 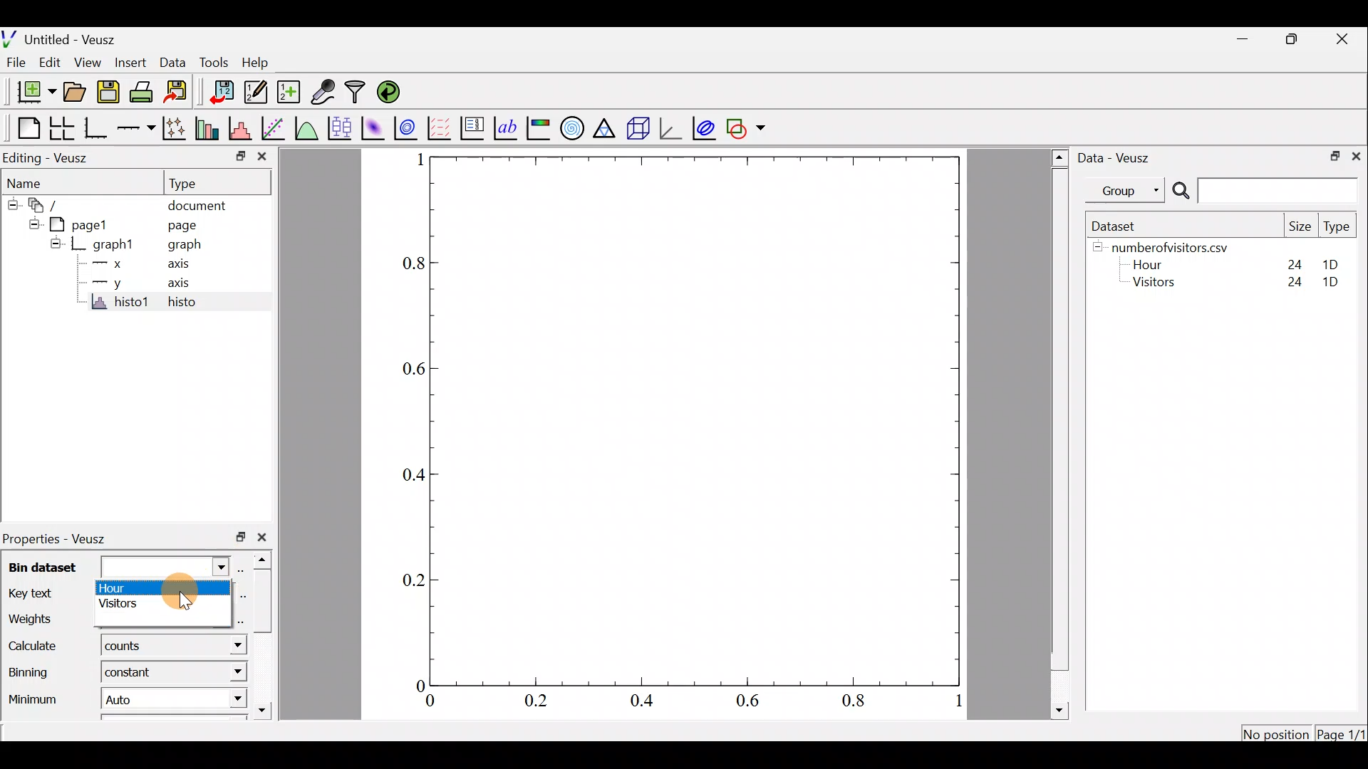 I want to click on plot a 2d dataset as an image, so click(x=375, y=127).